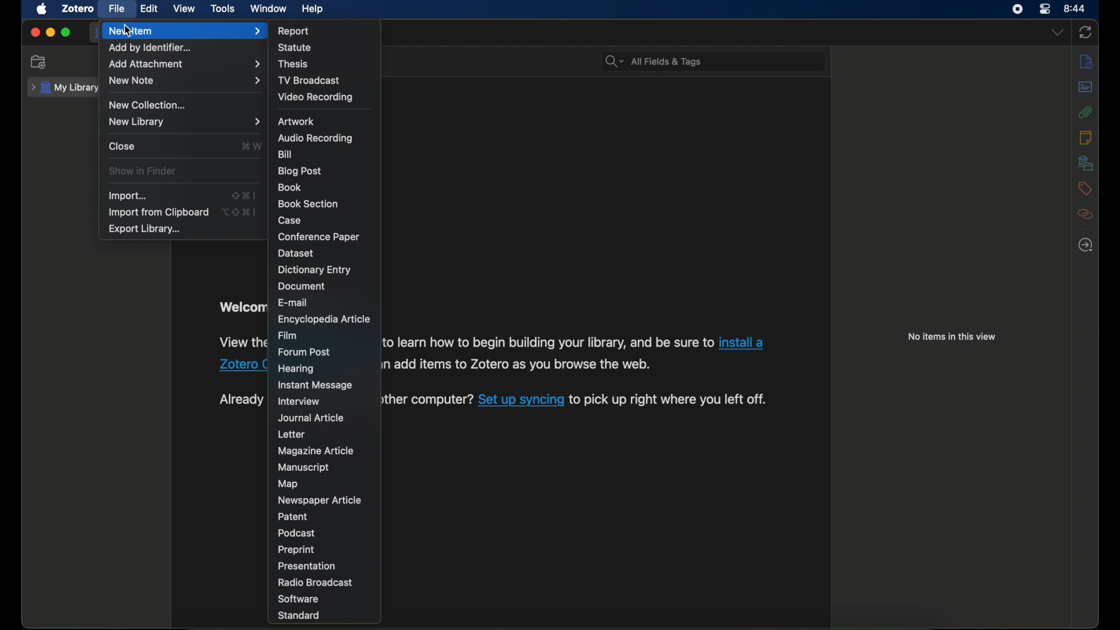  Describe the element at coordinates (243, 194) in the screenshot. I see `shortcut` at that location.